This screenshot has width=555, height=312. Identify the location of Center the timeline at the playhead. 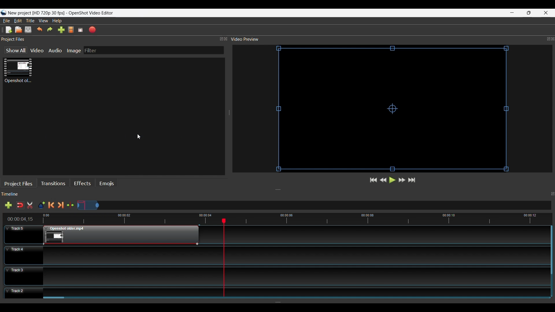
(72, 205).